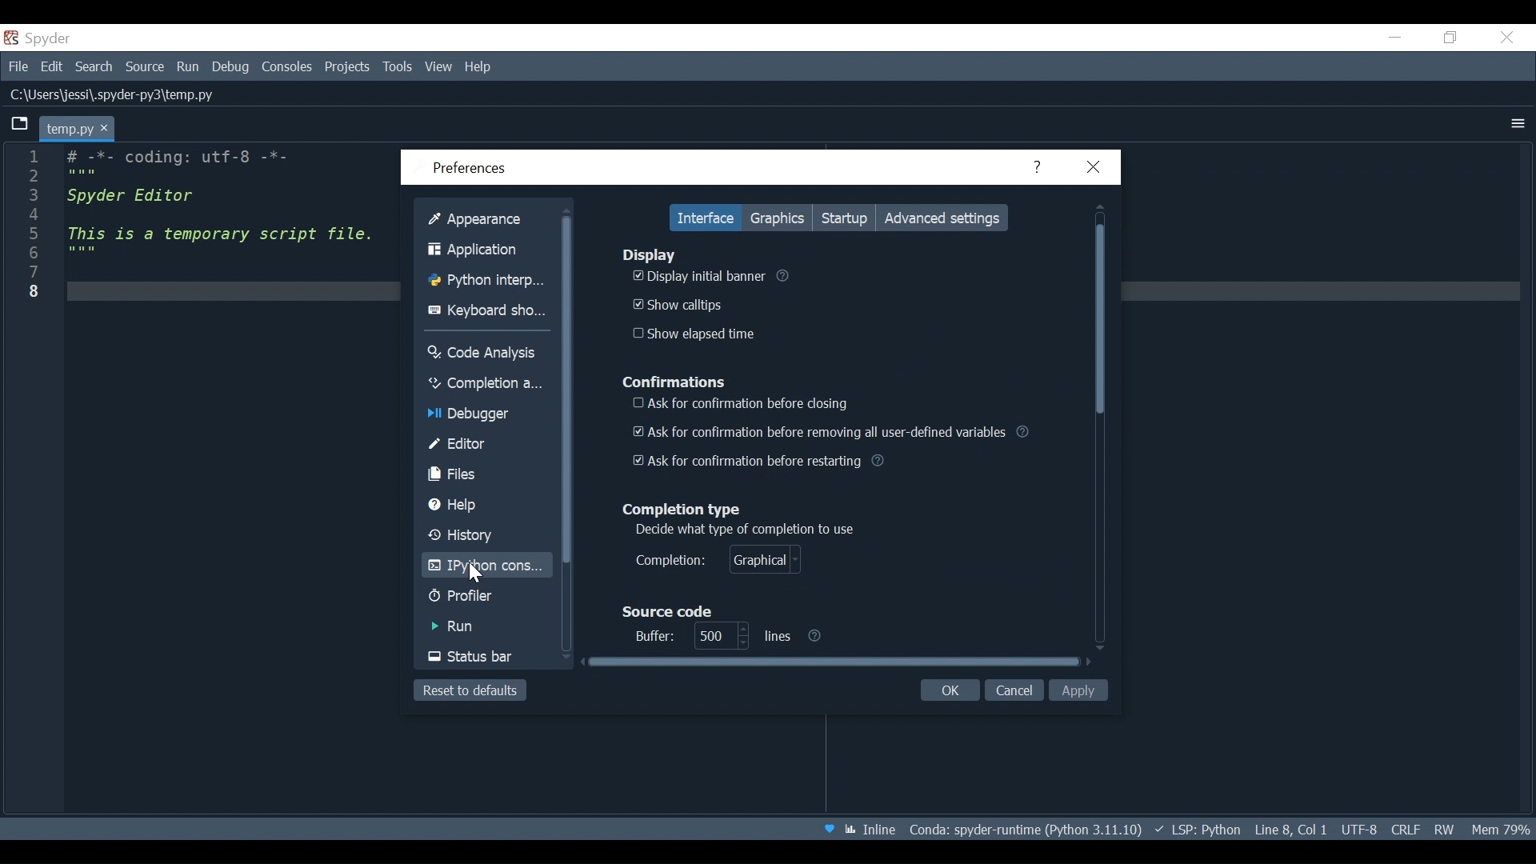 Image resolution: width=1536 pixels, height=864 pixels. What do you see at coordinates (16, 66) in the screenshot?
I see `File` at bounding box center [16, 66].